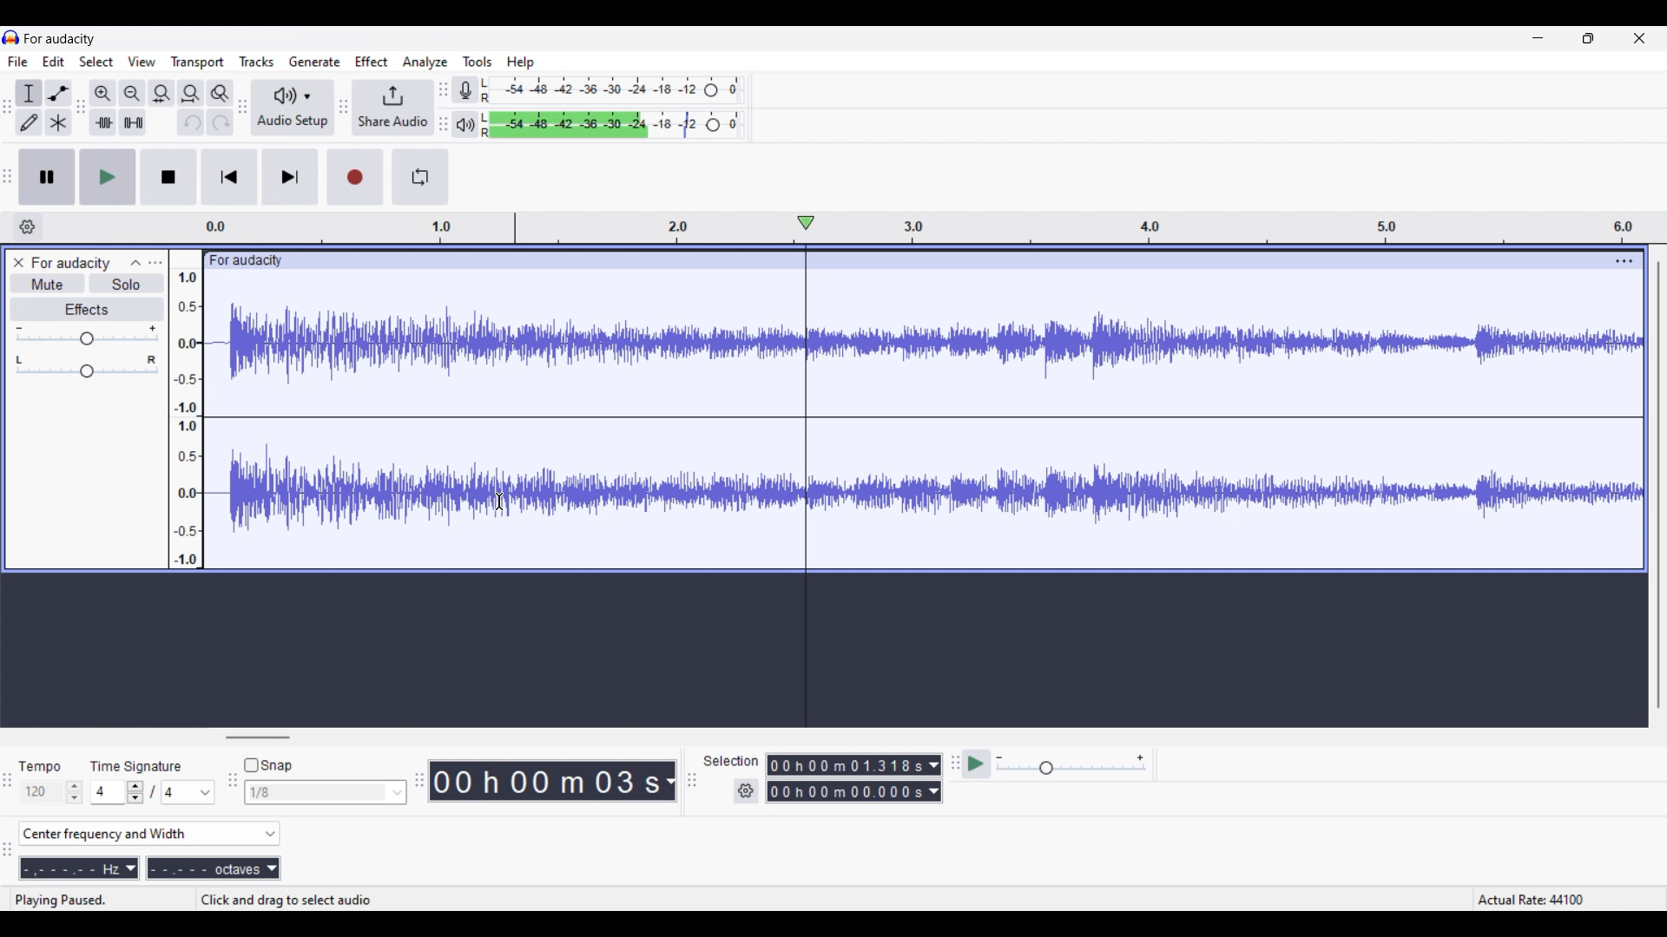 The width and height of the screenshot is (1667, 937). Describe the element at coordinates (932, 228) in the screenshot. I see `Scale to measure track length` at that location.